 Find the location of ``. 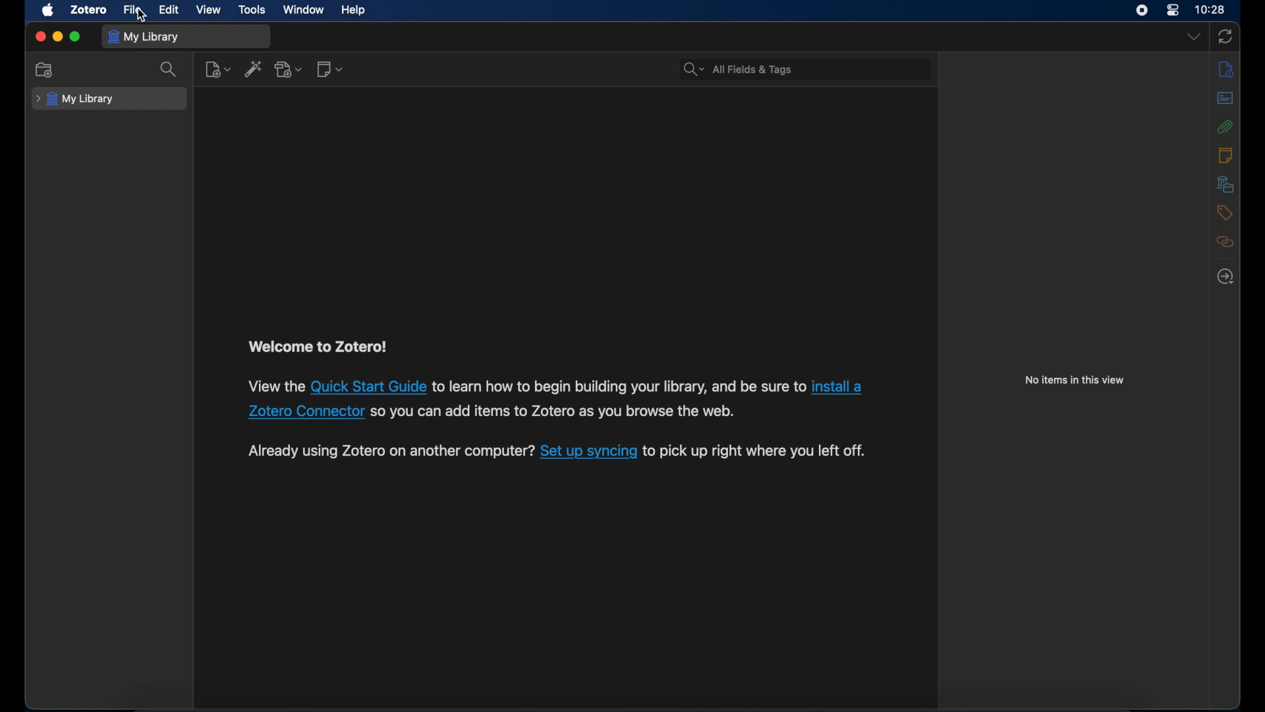

 is located at coordinates (588, 450).